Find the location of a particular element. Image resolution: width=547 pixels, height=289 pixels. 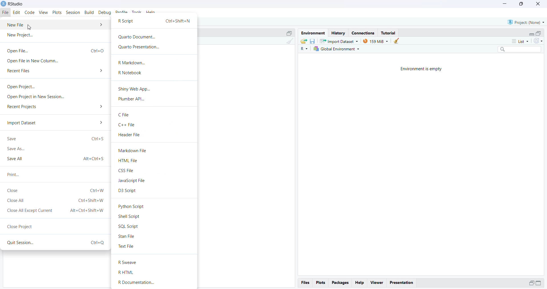

profile is located at coordinates (122, 13).